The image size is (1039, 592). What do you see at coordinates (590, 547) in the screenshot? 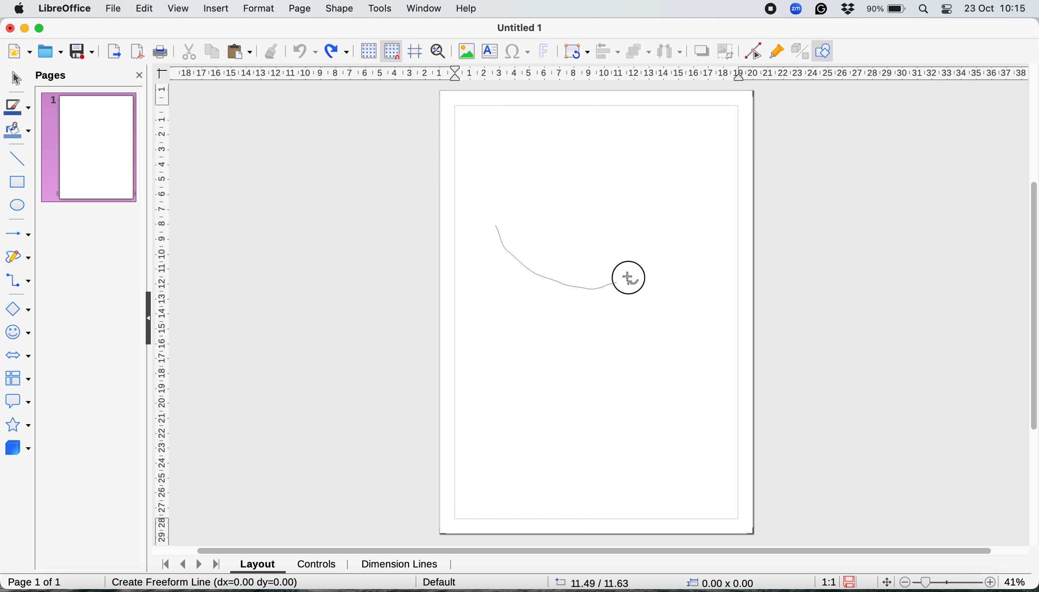
I see `horiztonal scroll bar` at bounding box center [590, 547].